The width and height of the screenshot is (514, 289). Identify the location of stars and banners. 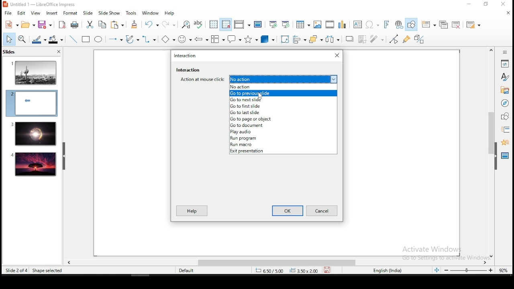
(251, 39).